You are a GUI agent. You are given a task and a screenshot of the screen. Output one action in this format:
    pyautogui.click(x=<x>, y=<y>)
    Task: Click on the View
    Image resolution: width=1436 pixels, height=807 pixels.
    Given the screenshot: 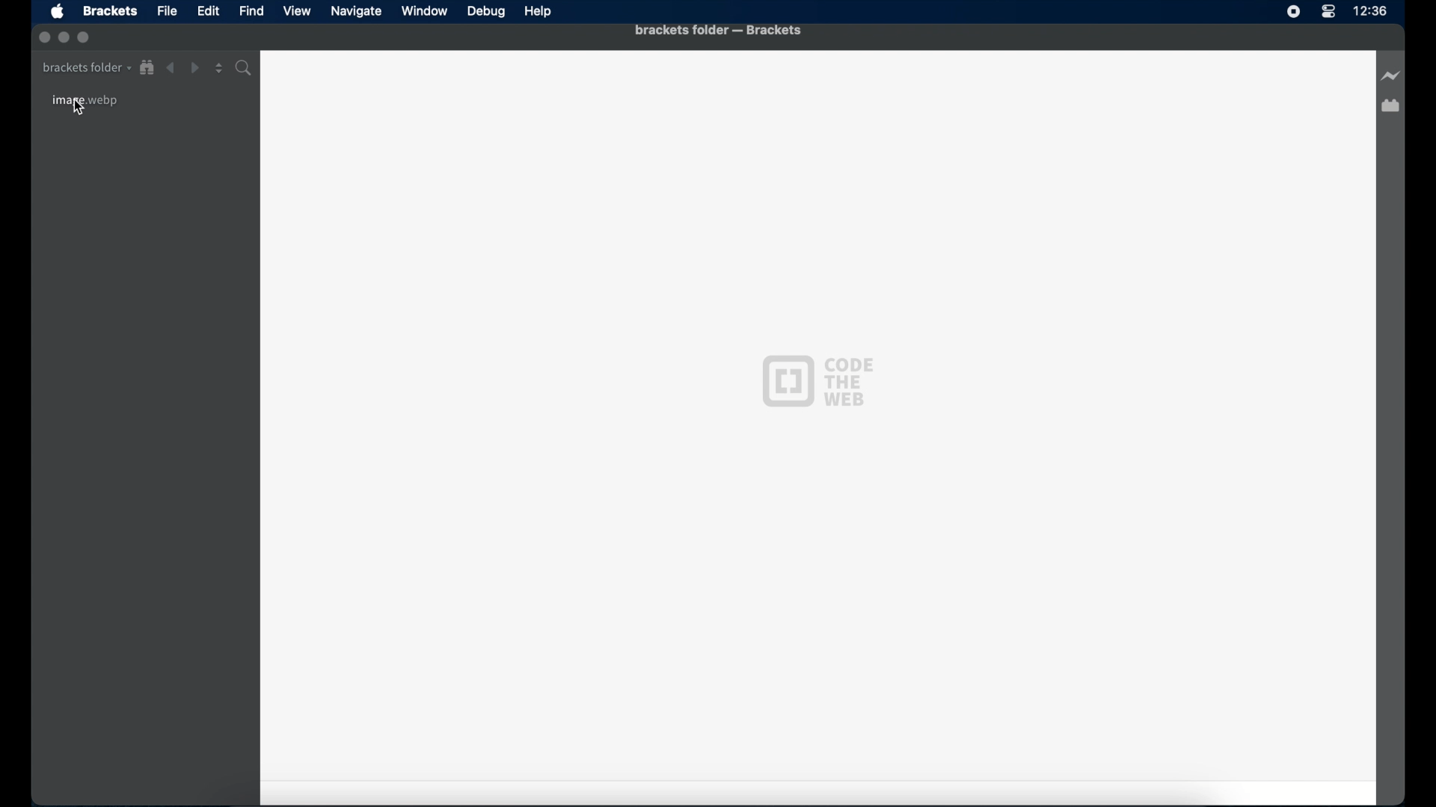 What is the action you would take?
    pyautogui.click(x=299, y=11)
    